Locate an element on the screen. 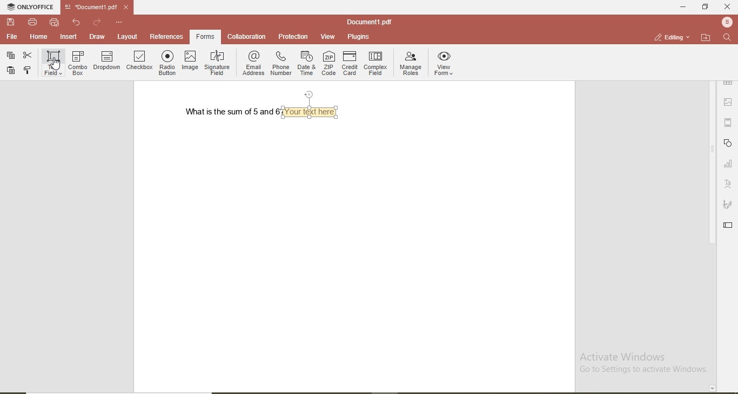 The image size is (738, 394). text is located at coordinates (729, 182).